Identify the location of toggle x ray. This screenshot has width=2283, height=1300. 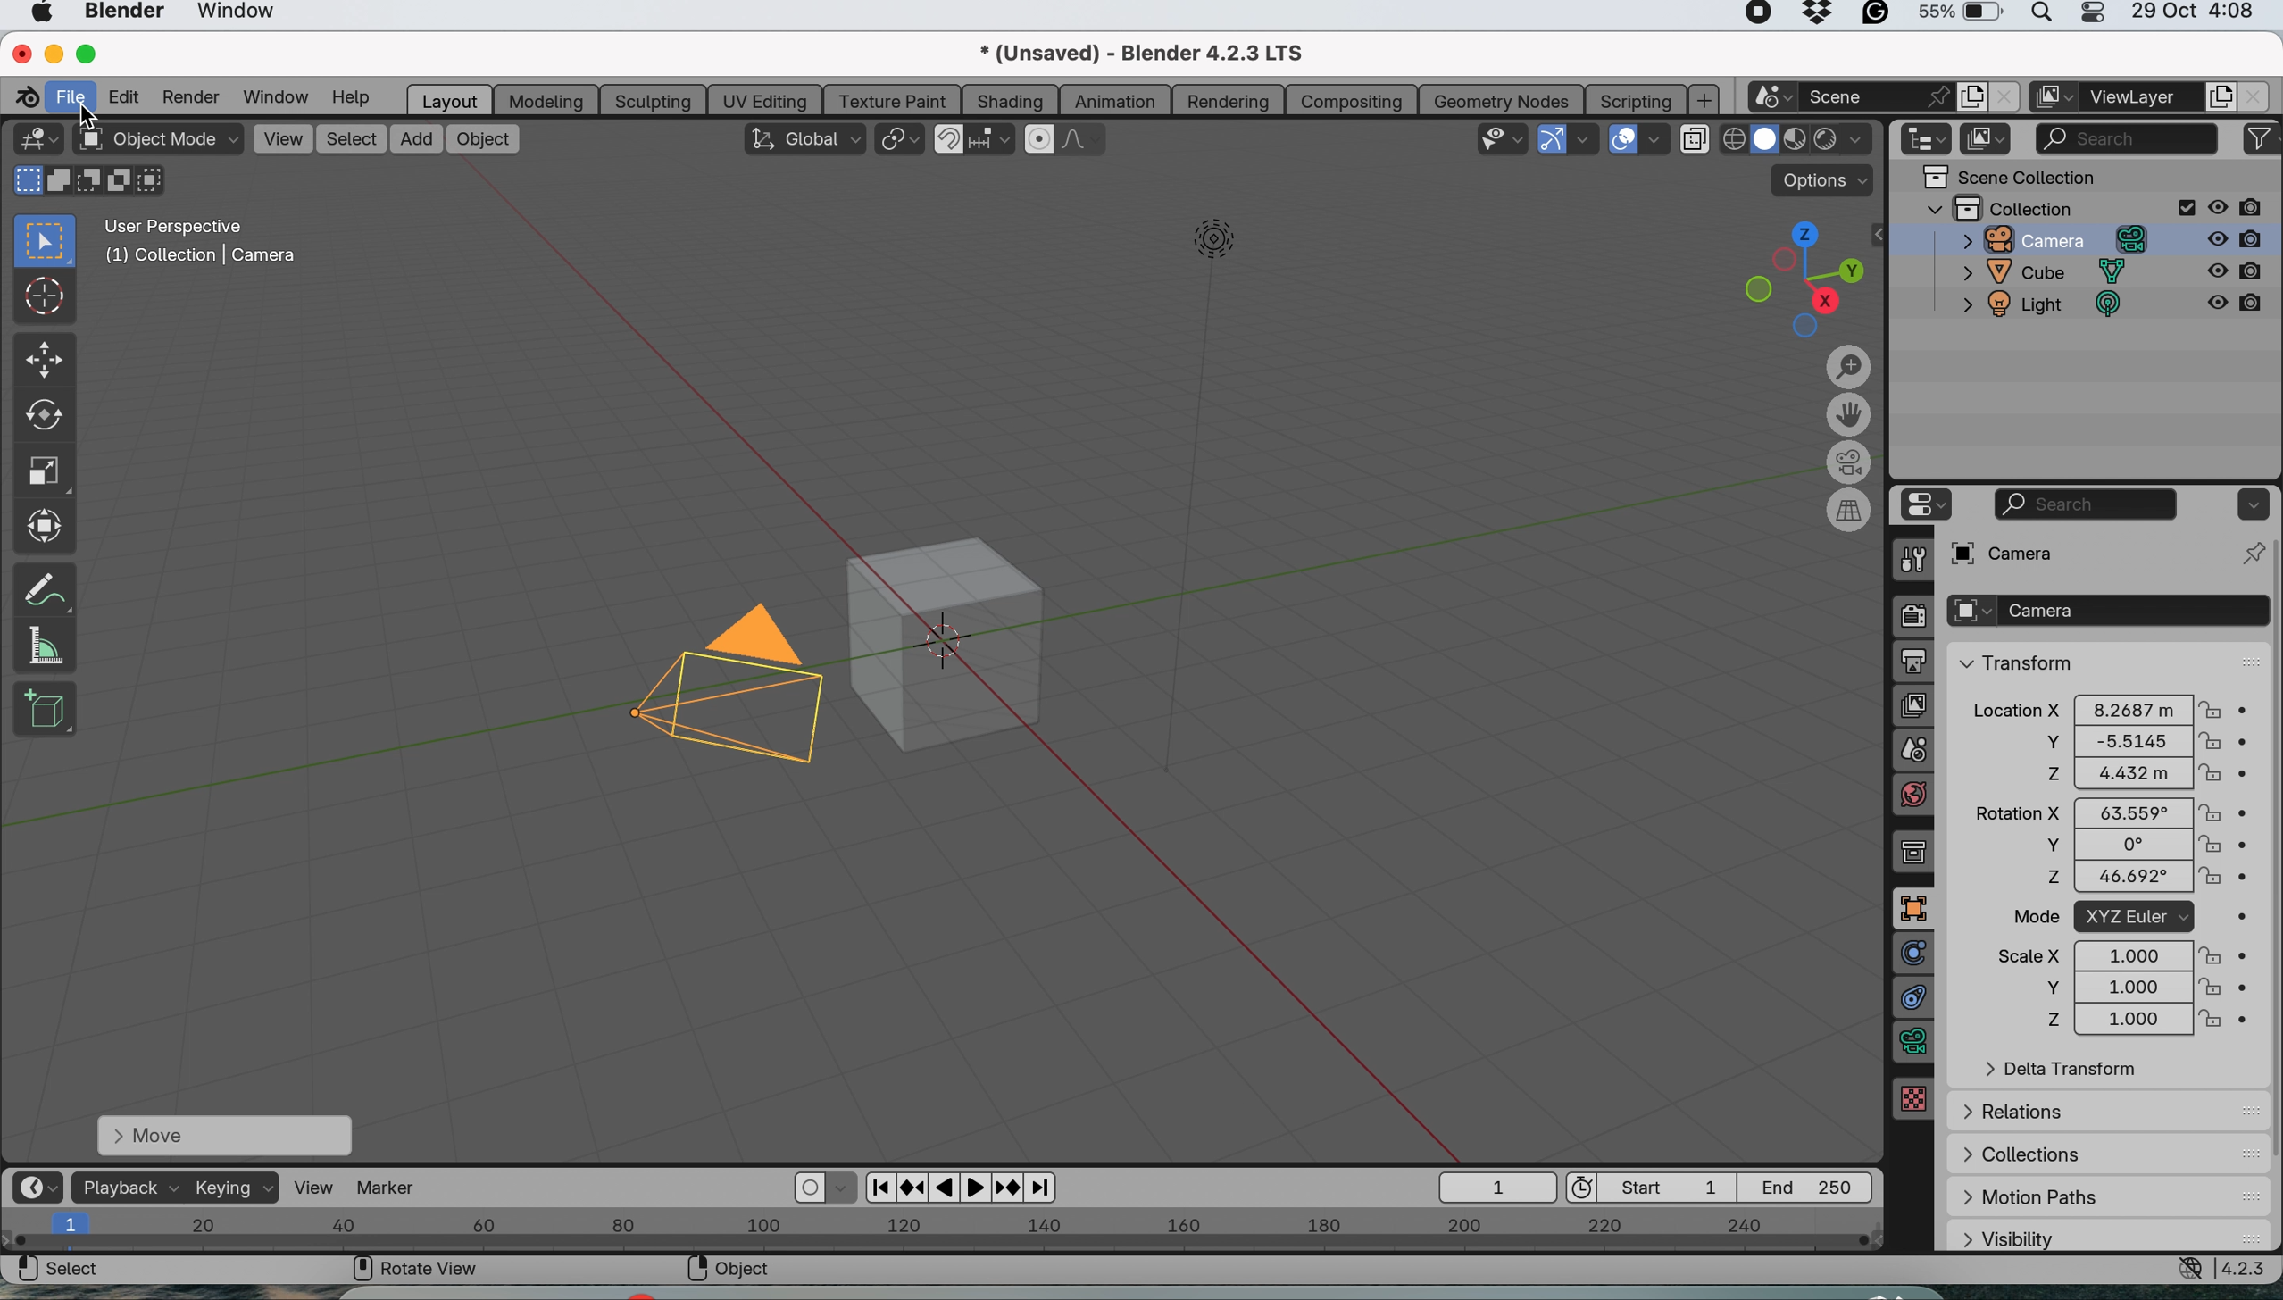
(1693, 142).